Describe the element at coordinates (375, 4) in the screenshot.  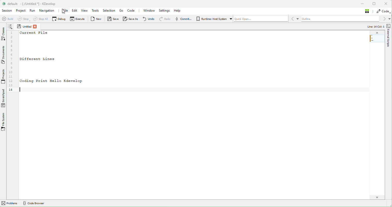
I see `Box` at that location.